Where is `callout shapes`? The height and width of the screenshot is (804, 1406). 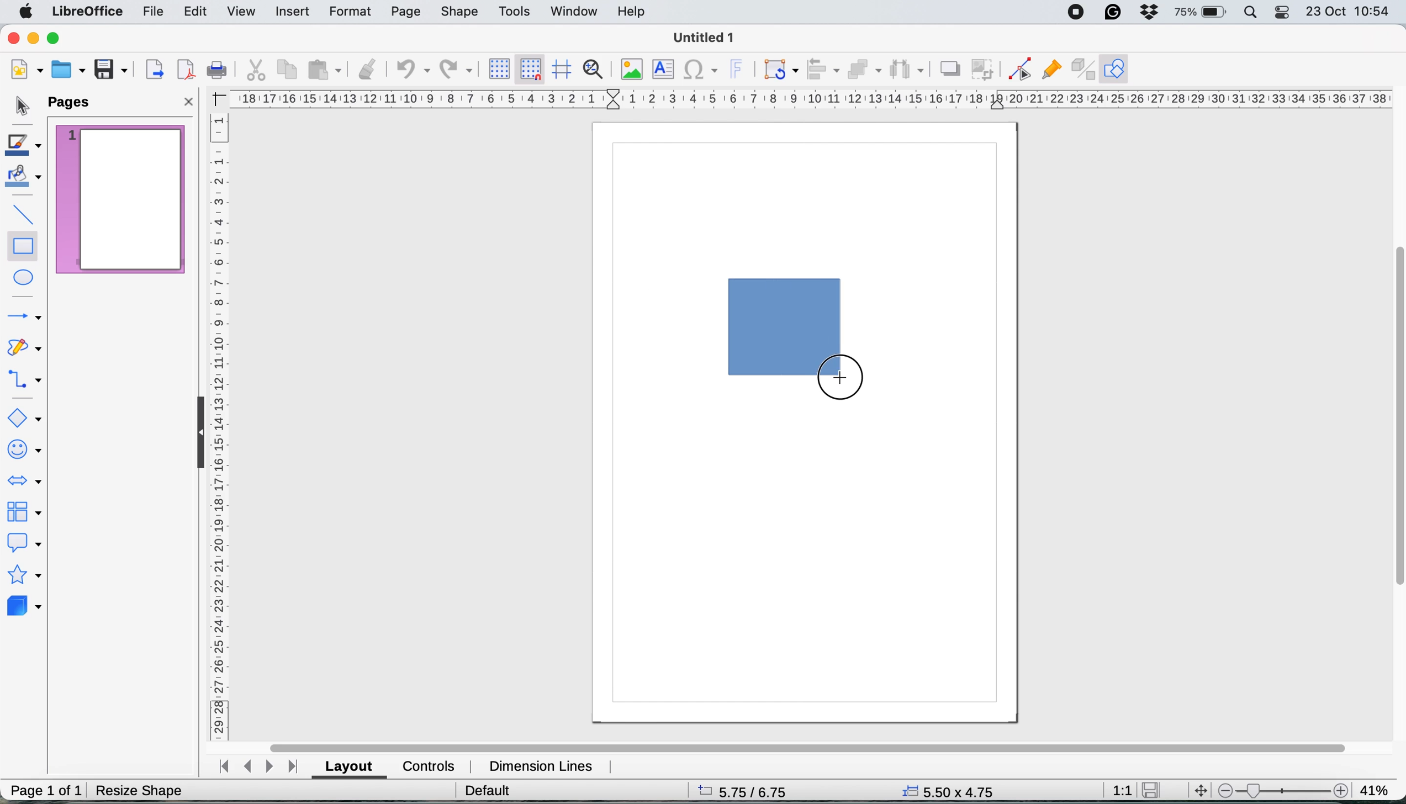
callout shapes is located at coordinates (25, 543).